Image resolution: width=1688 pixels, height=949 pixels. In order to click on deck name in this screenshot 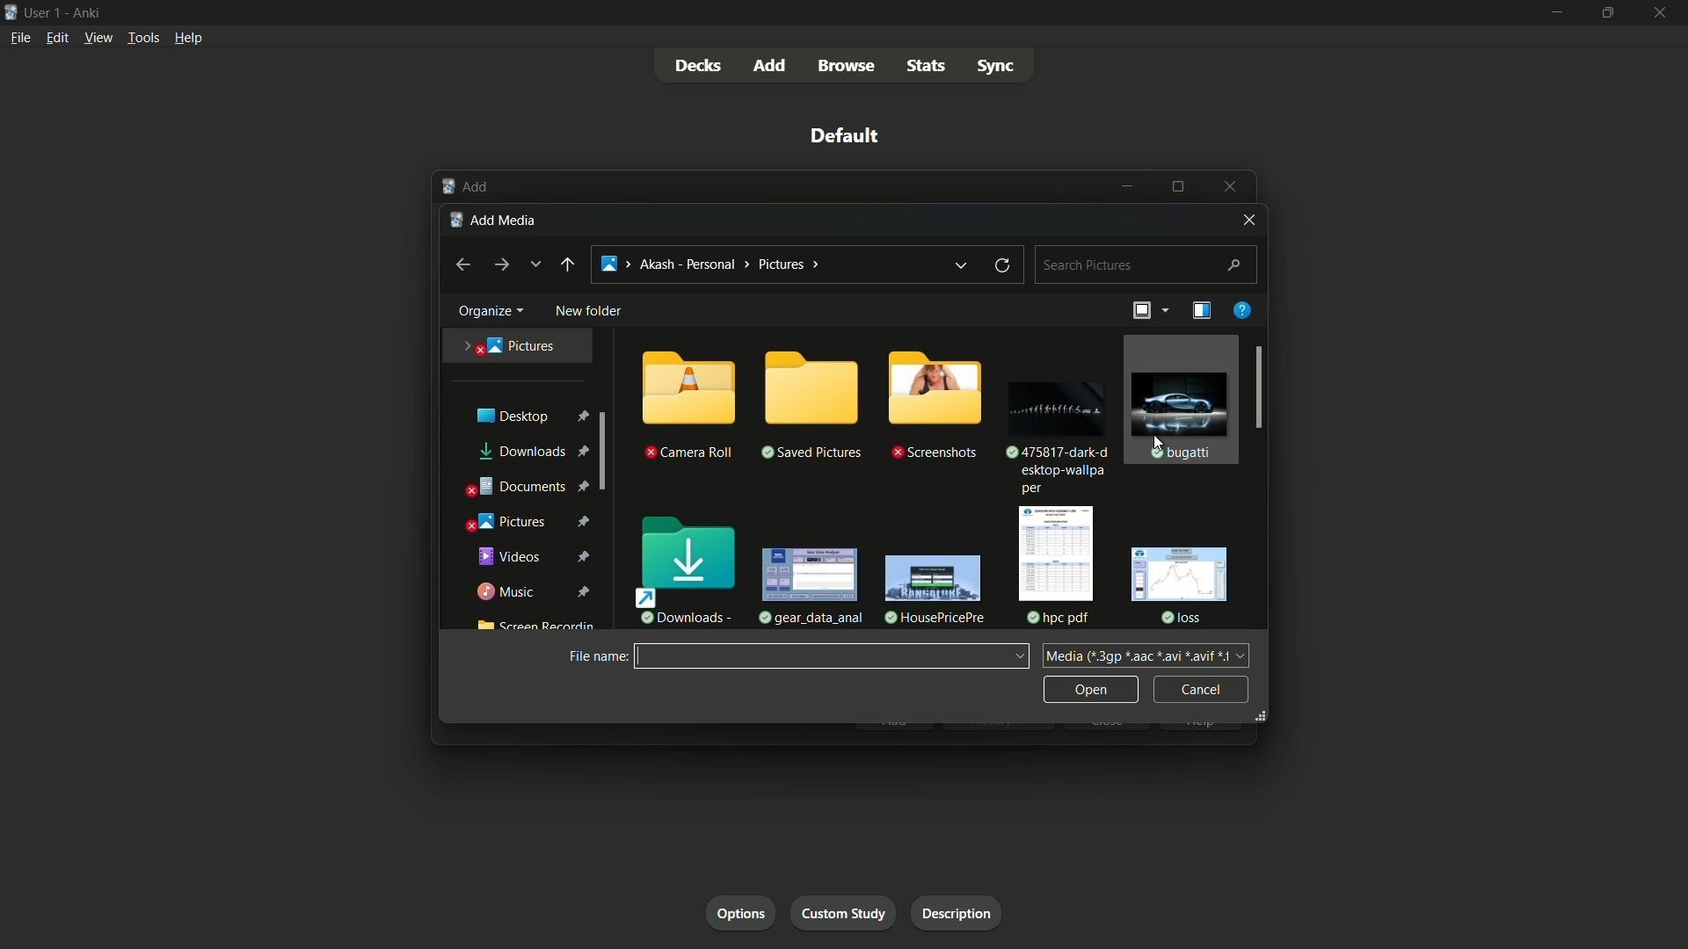, I will do `click(848, 137)`.